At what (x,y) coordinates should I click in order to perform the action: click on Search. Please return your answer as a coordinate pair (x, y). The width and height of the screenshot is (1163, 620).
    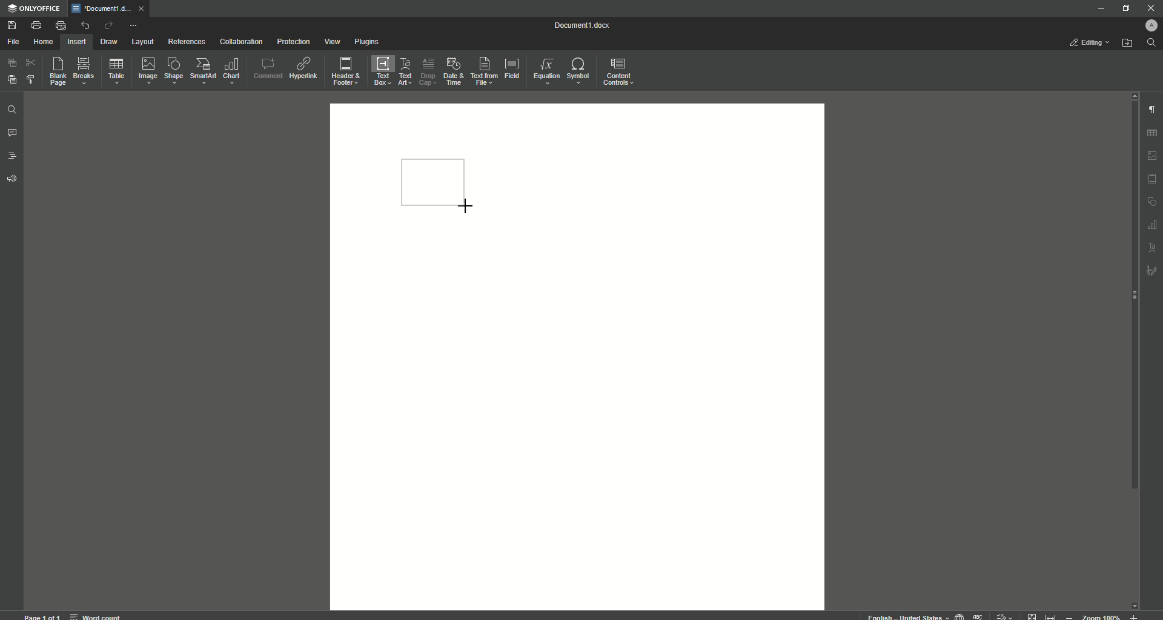
    Looking at the image, I should click on (1151, 43).